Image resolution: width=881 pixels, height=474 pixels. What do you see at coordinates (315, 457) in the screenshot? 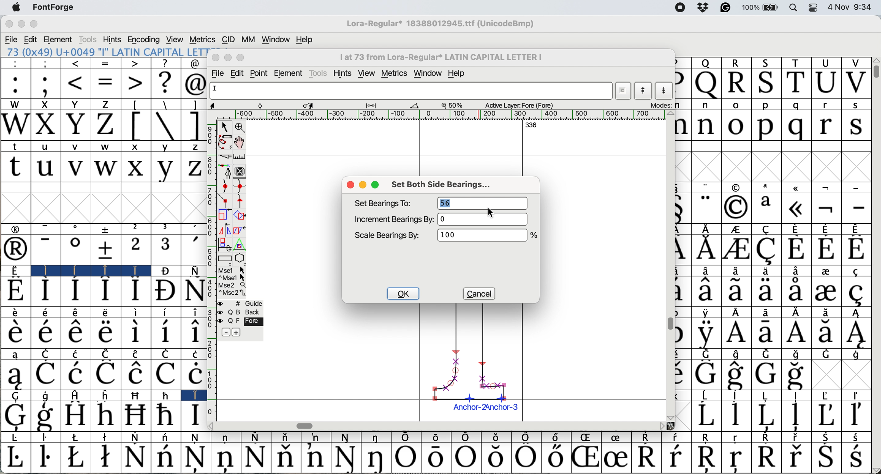
I see `Symbol` at bounding box center [315, 457].